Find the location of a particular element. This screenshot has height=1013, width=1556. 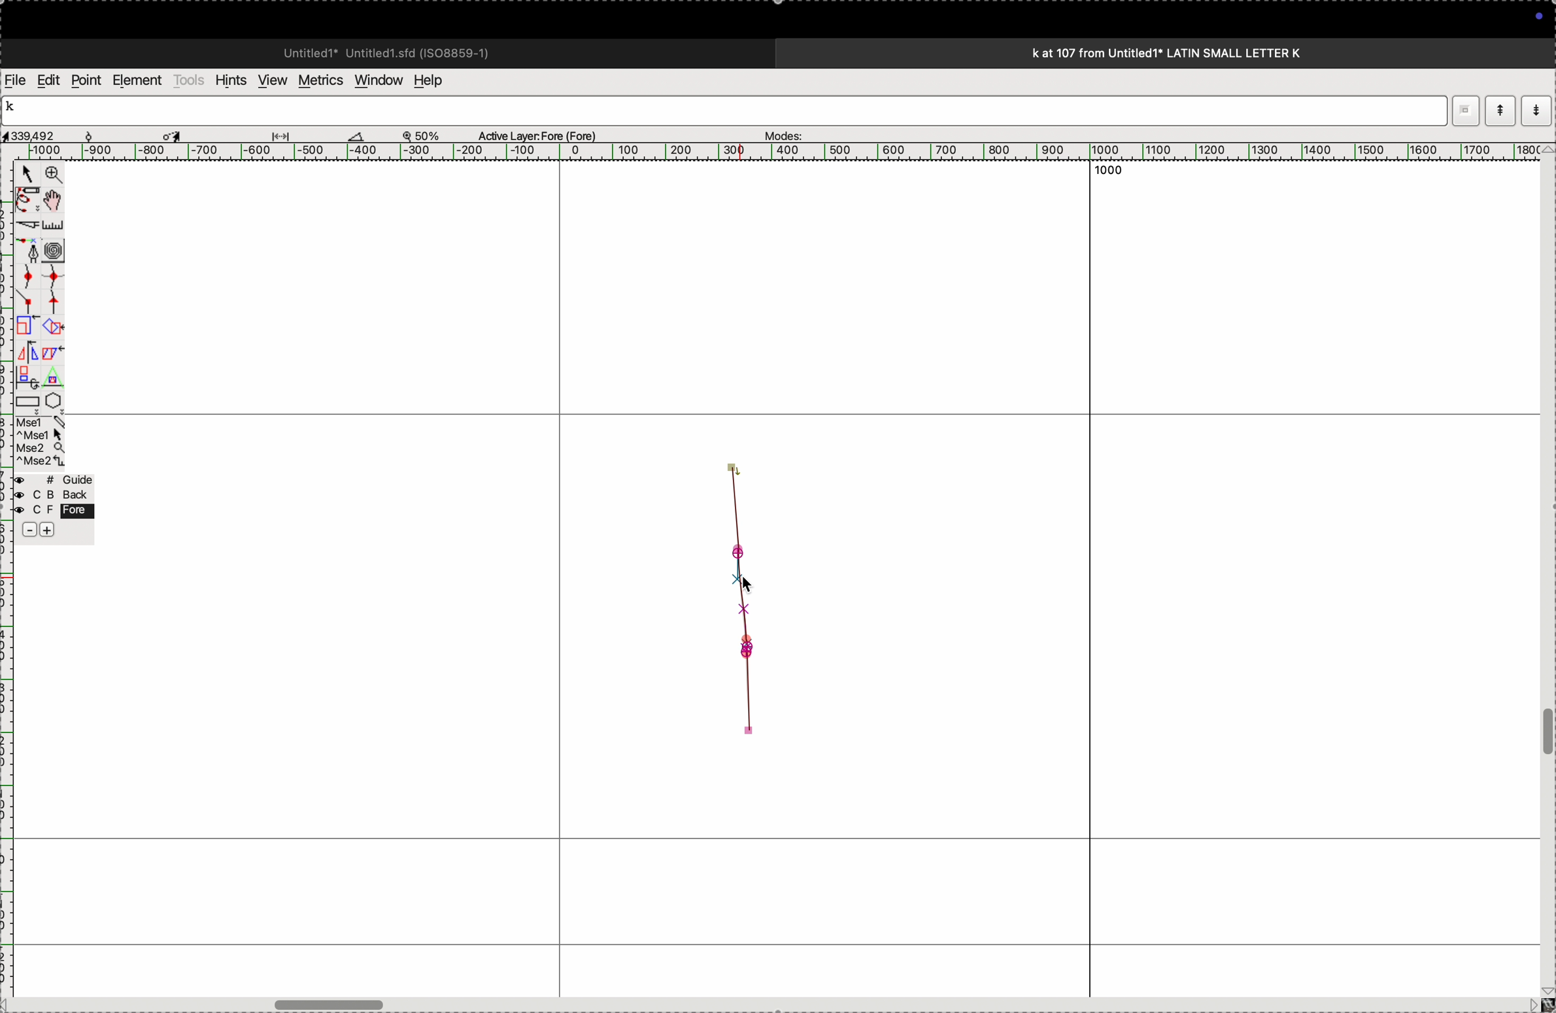

rectangle is located at coordinates (24, 399).